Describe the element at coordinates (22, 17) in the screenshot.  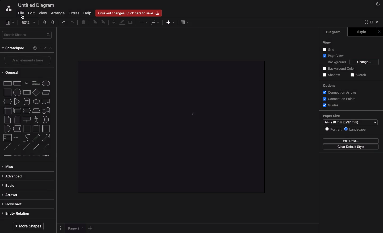
I see `Cursor` at that location.